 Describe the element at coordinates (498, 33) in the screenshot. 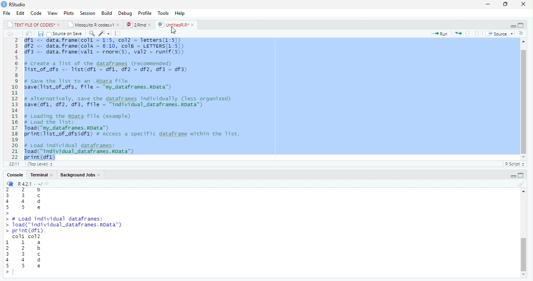

I see `Source` at that location.